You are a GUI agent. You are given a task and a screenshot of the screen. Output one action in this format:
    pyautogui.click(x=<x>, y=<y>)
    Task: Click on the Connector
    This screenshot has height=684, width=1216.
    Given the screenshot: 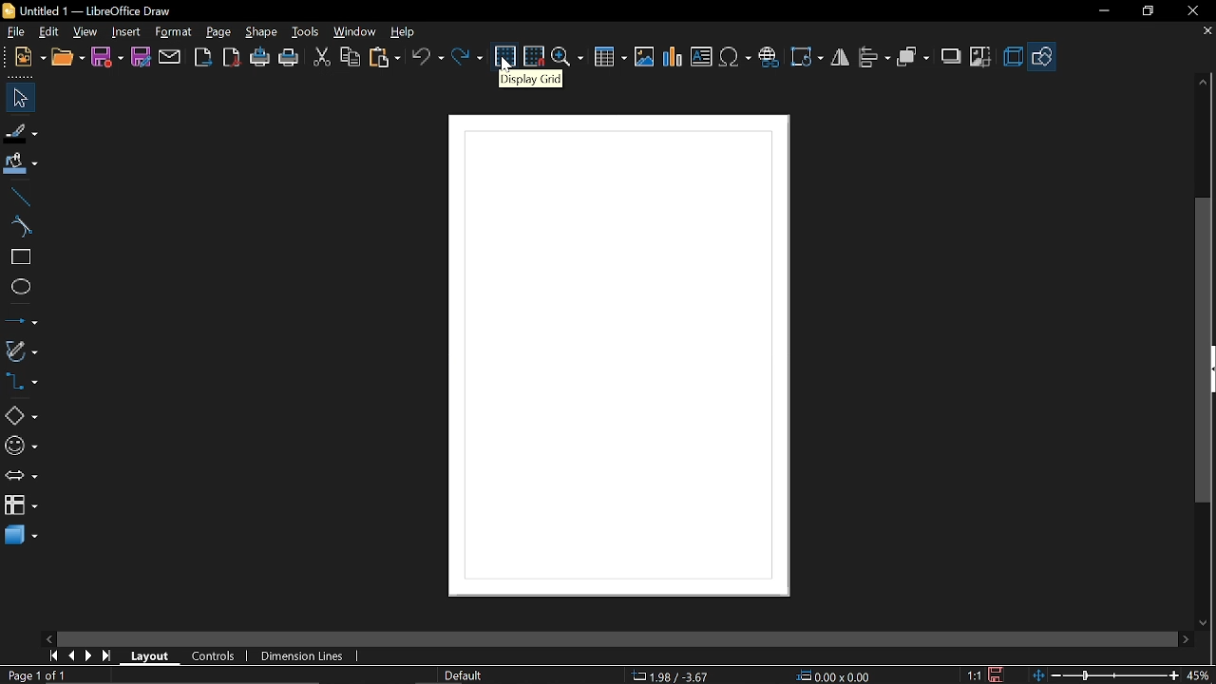 What is the action you would take?
    pyautogui.click(x=21, y=383)
    